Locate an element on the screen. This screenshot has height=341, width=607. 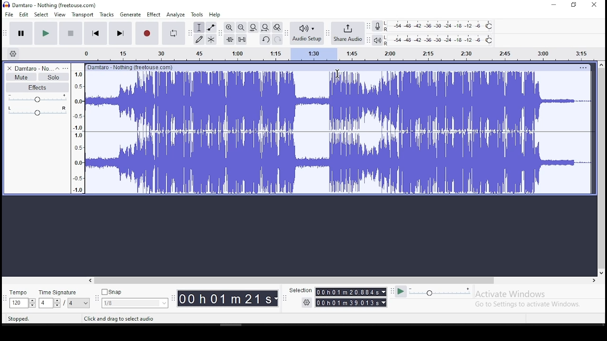
audio track is located at coordinates (338, 163).